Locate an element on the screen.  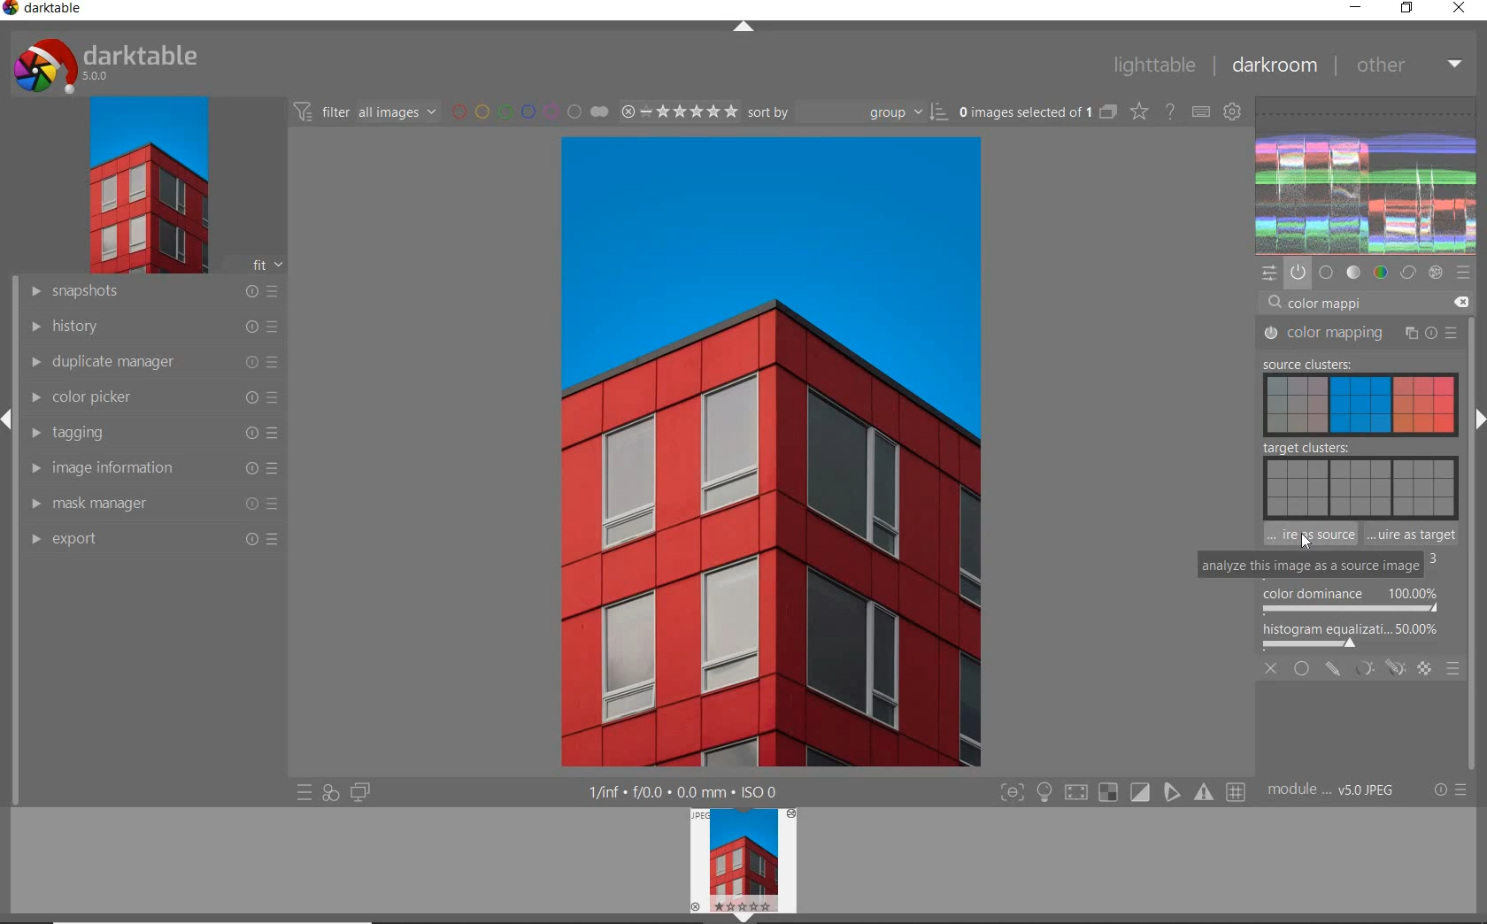
change type of overlay is located at coordinates (1137, 112).